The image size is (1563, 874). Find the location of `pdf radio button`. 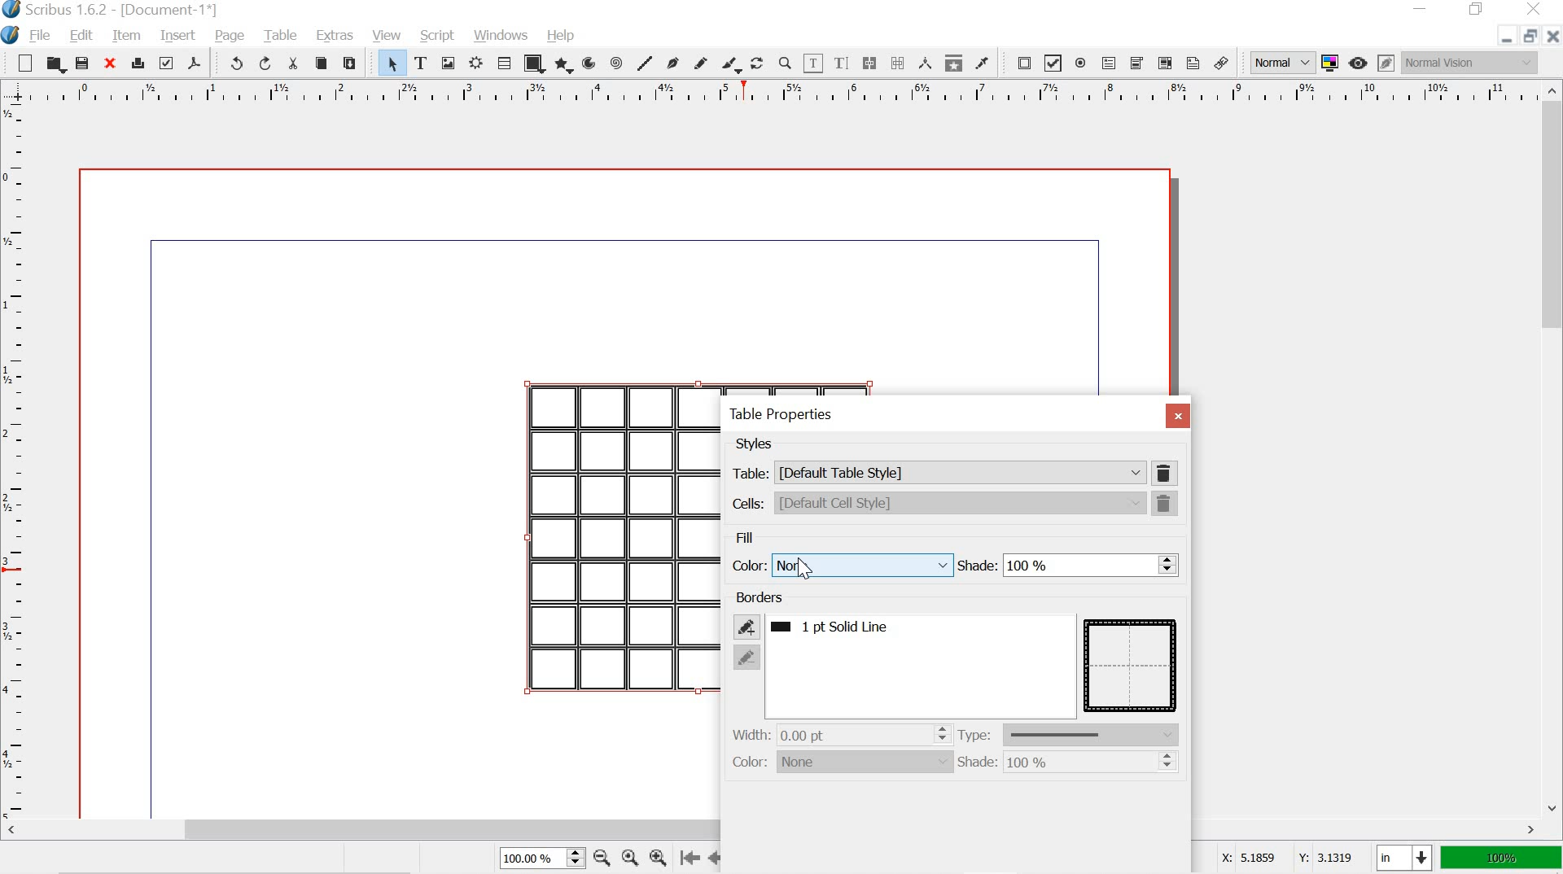

pdf radio button is located at coordinates (1079, 63).